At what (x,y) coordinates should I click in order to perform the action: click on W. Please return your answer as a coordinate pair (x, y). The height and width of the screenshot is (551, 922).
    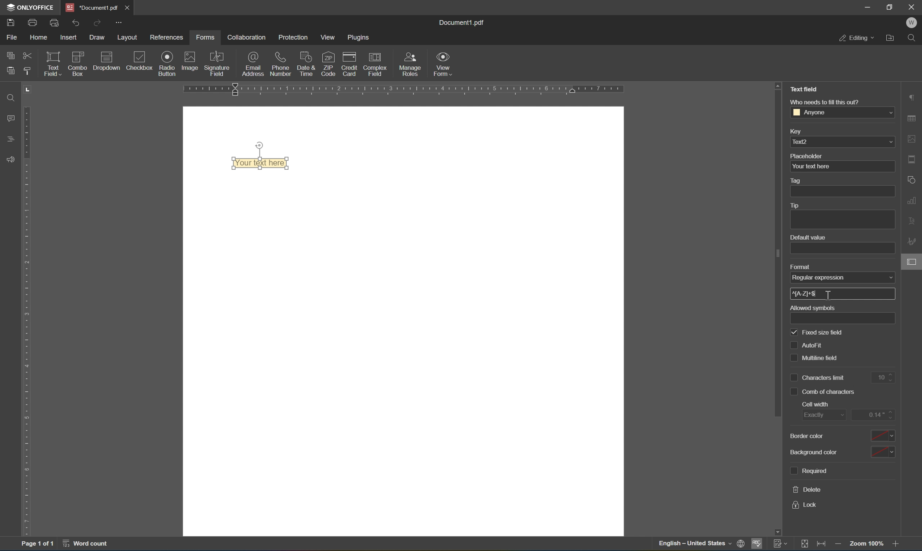
    Looking at the image, I should click on (913, 22).